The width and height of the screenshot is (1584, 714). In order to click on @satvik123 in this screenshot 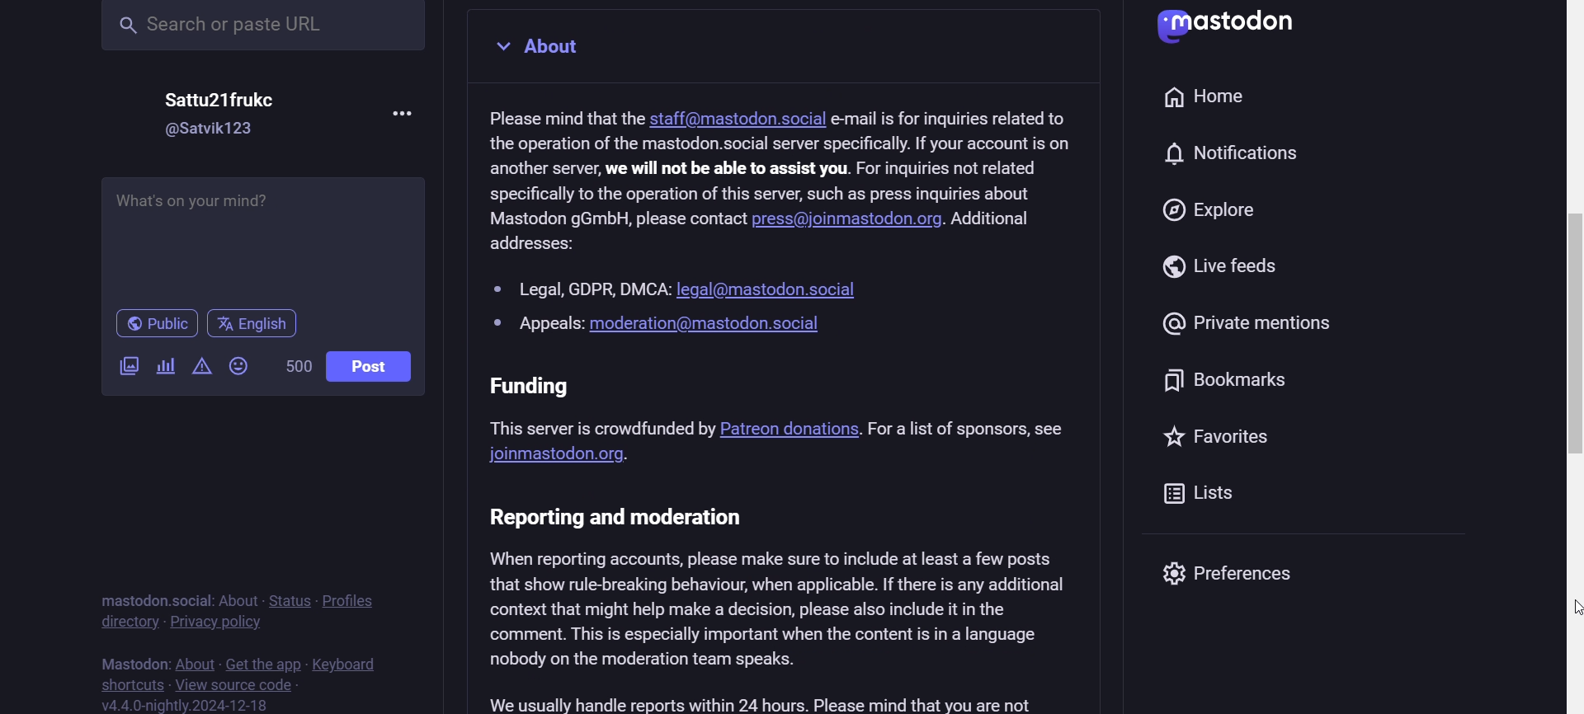, I will do `click(223, 132)`.